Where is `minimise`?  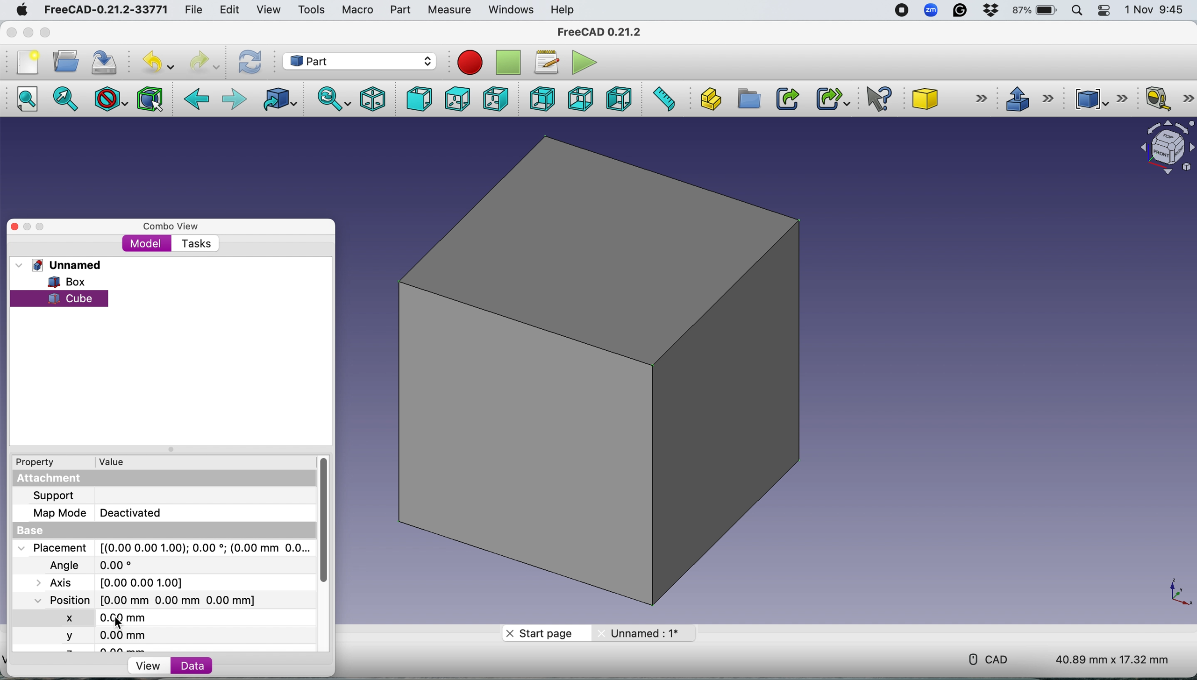
minimise is located at coordinates (28, 32).